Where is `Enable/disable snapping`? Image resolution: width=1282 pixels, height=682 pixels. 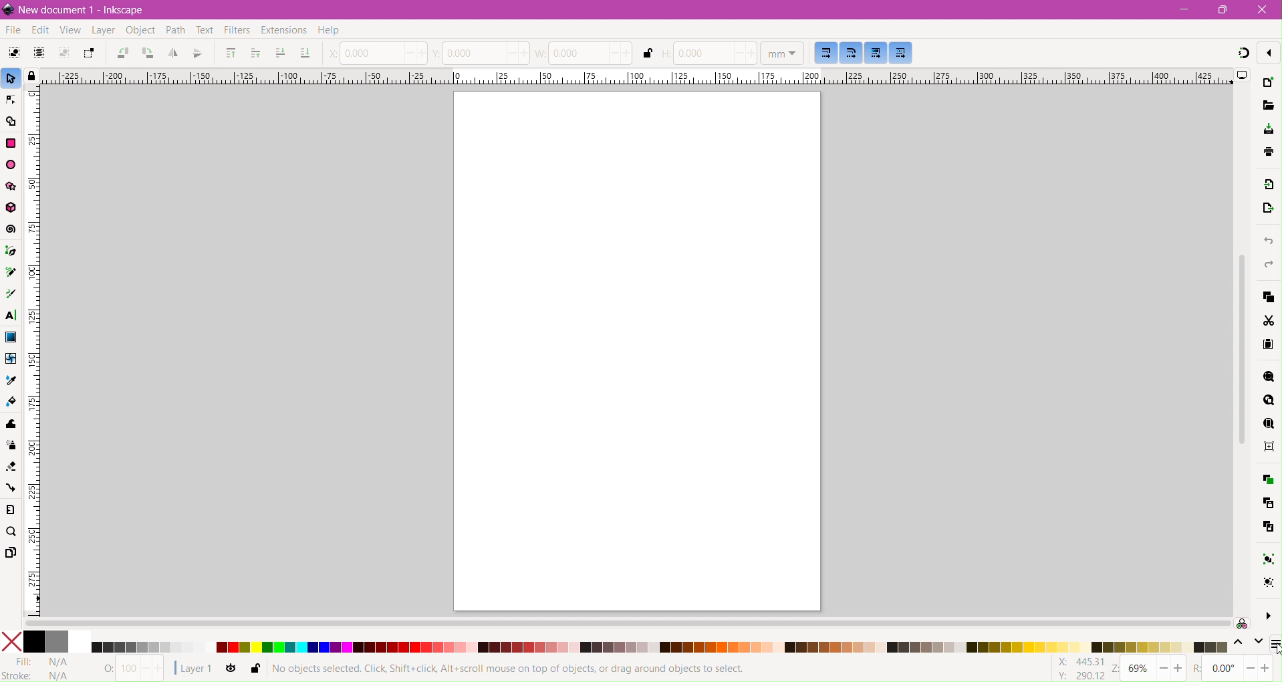 Enable/disable snapping is located at coordinates (1269, 52).